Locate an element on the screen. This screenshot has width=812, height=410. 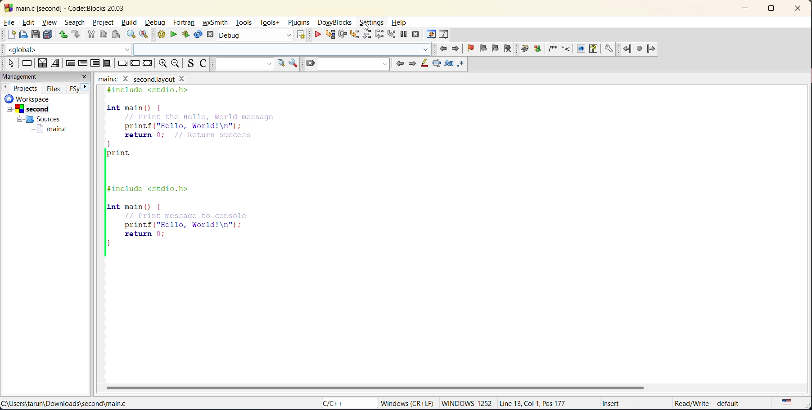
open is located at coordinates (23, 35).